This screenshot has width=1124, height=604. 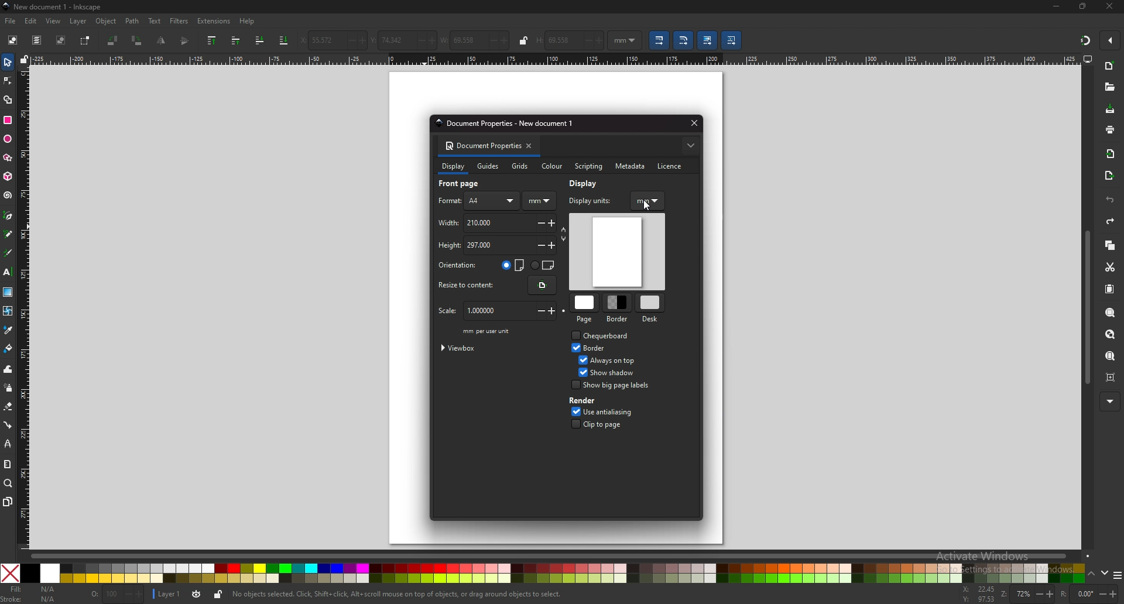 What do you see at coordinates (346, 40) in the screenshot?
I see `-` at bounding box center [346, 40].